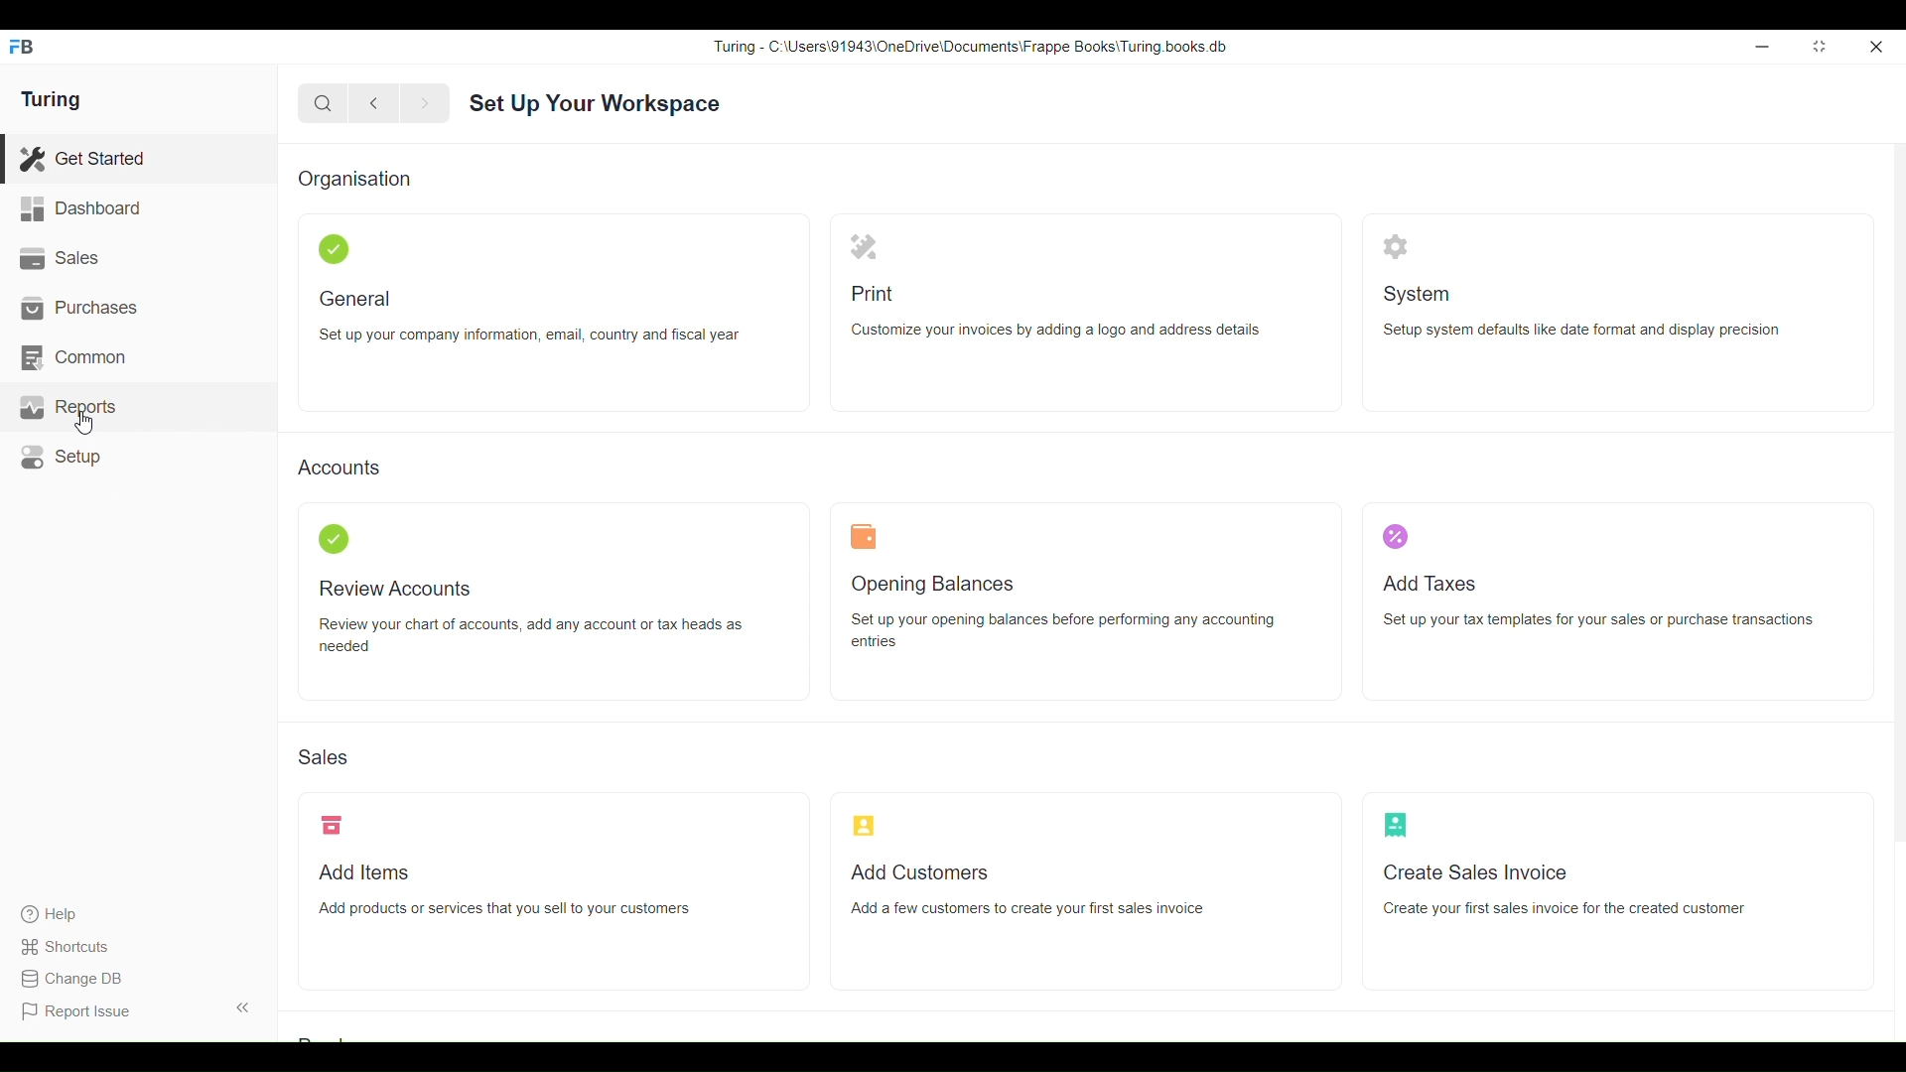 The image size is (1906, 1072). I want to click on Add taxes icon, so click(1395, 536).